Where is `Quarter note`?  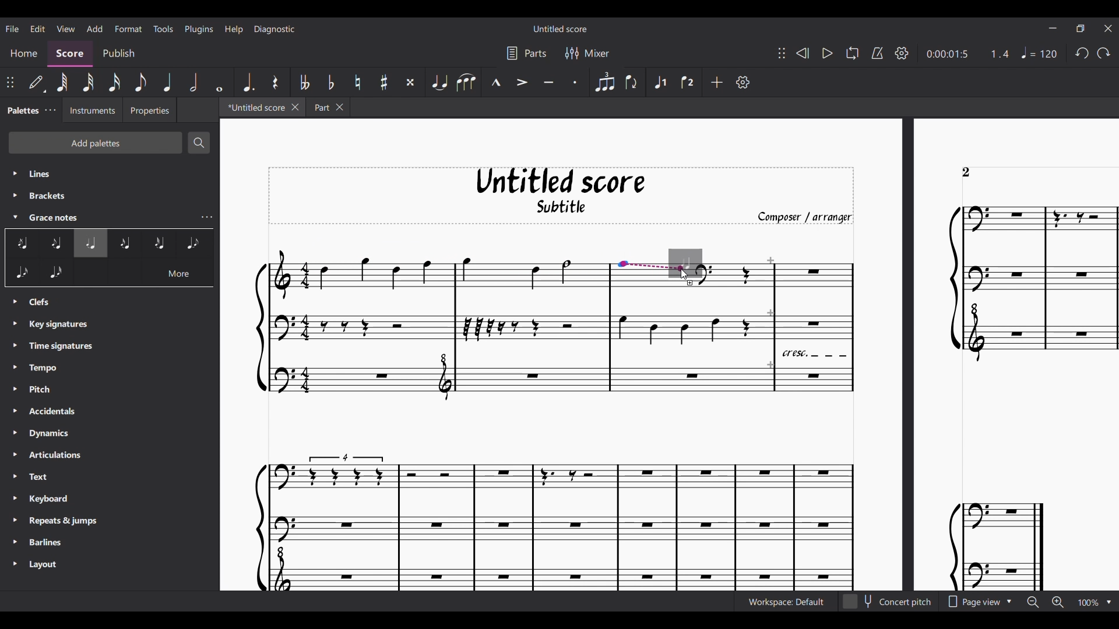
Quarter note is located at coordinates (167, 82).